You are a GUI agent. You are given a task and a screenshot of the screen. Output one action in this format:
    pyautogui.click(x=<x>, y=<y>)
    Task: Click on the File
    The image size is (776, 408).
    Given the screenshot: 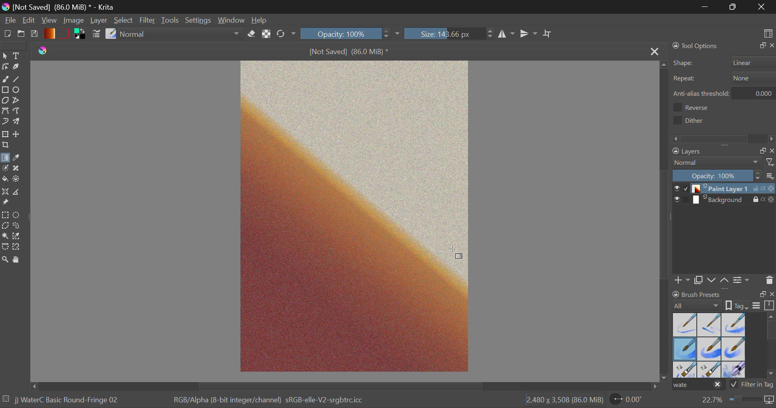 What is the action you would take?
    pyautogui.click(x=9, y=19)
    